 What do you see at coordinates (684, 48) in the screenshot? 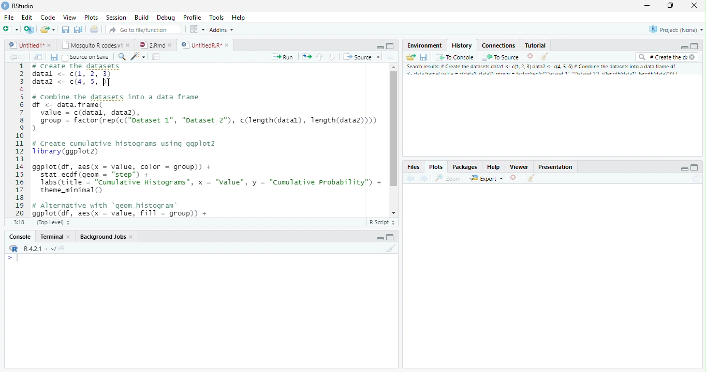
I see `Minimize` at bounding box center [684, 48].